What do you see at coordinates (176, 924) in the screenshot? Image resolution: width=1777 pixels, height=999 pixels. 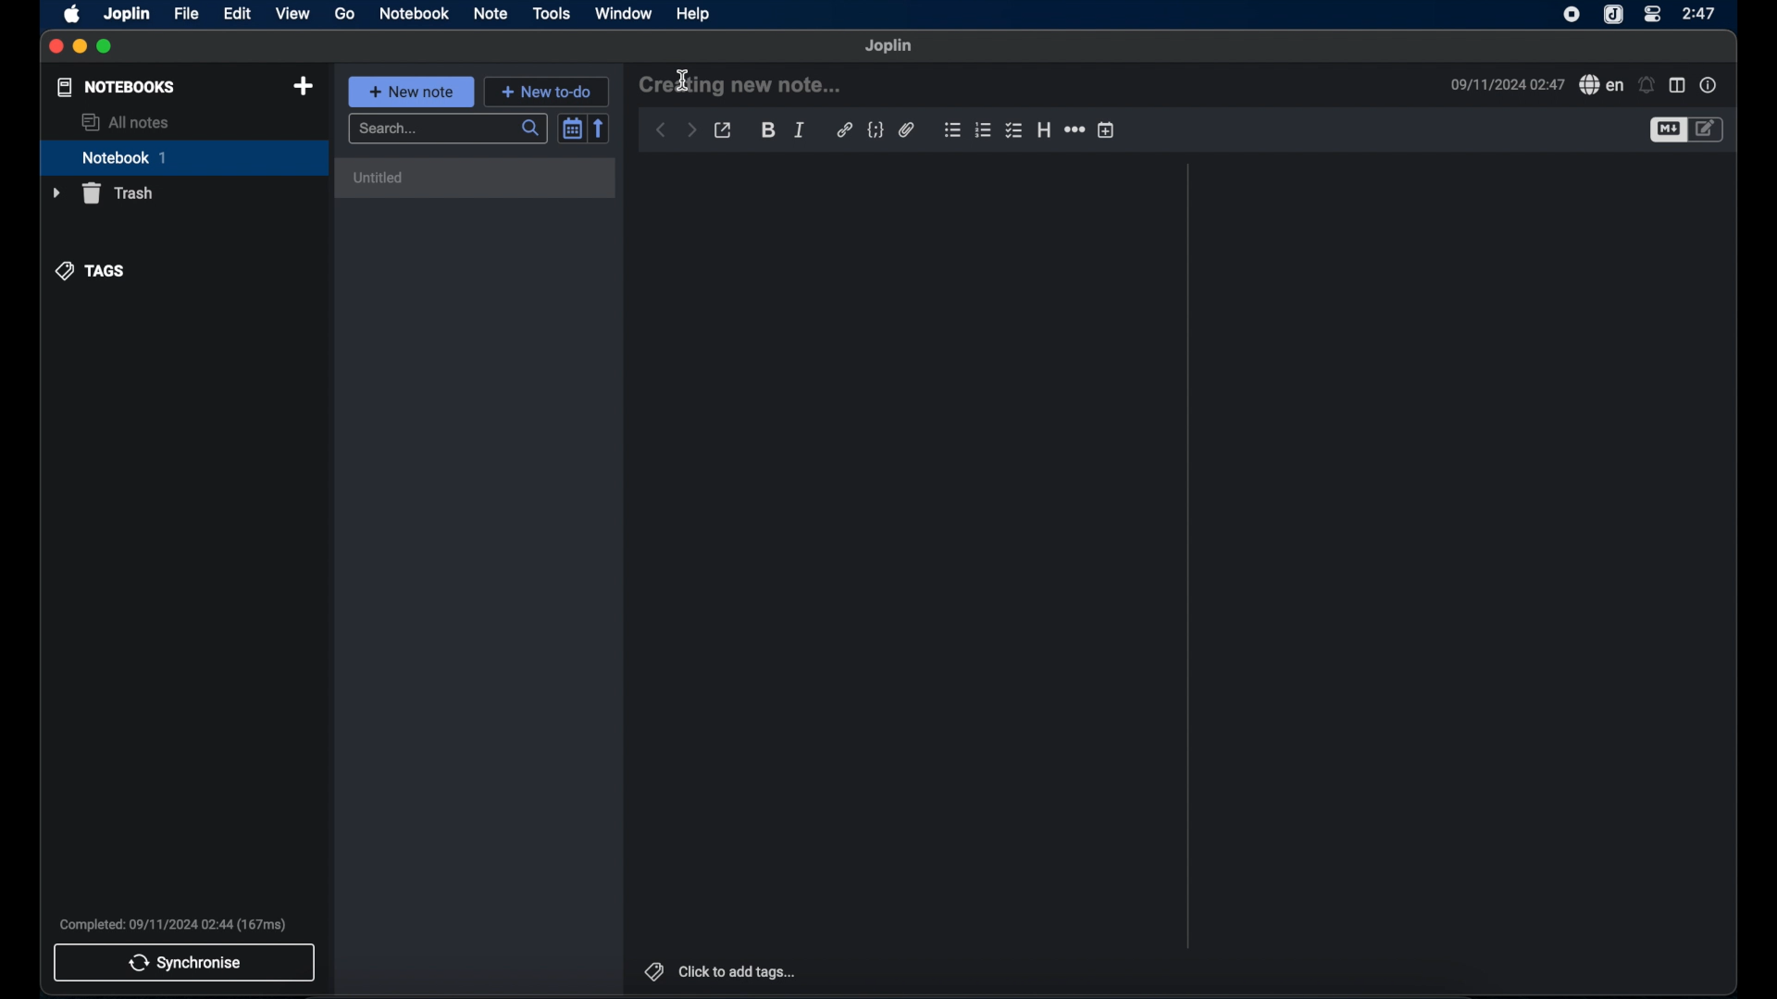 I see `Completed: 09/11/2024 02:44 (167ms)` at bounding box center [176, 924].